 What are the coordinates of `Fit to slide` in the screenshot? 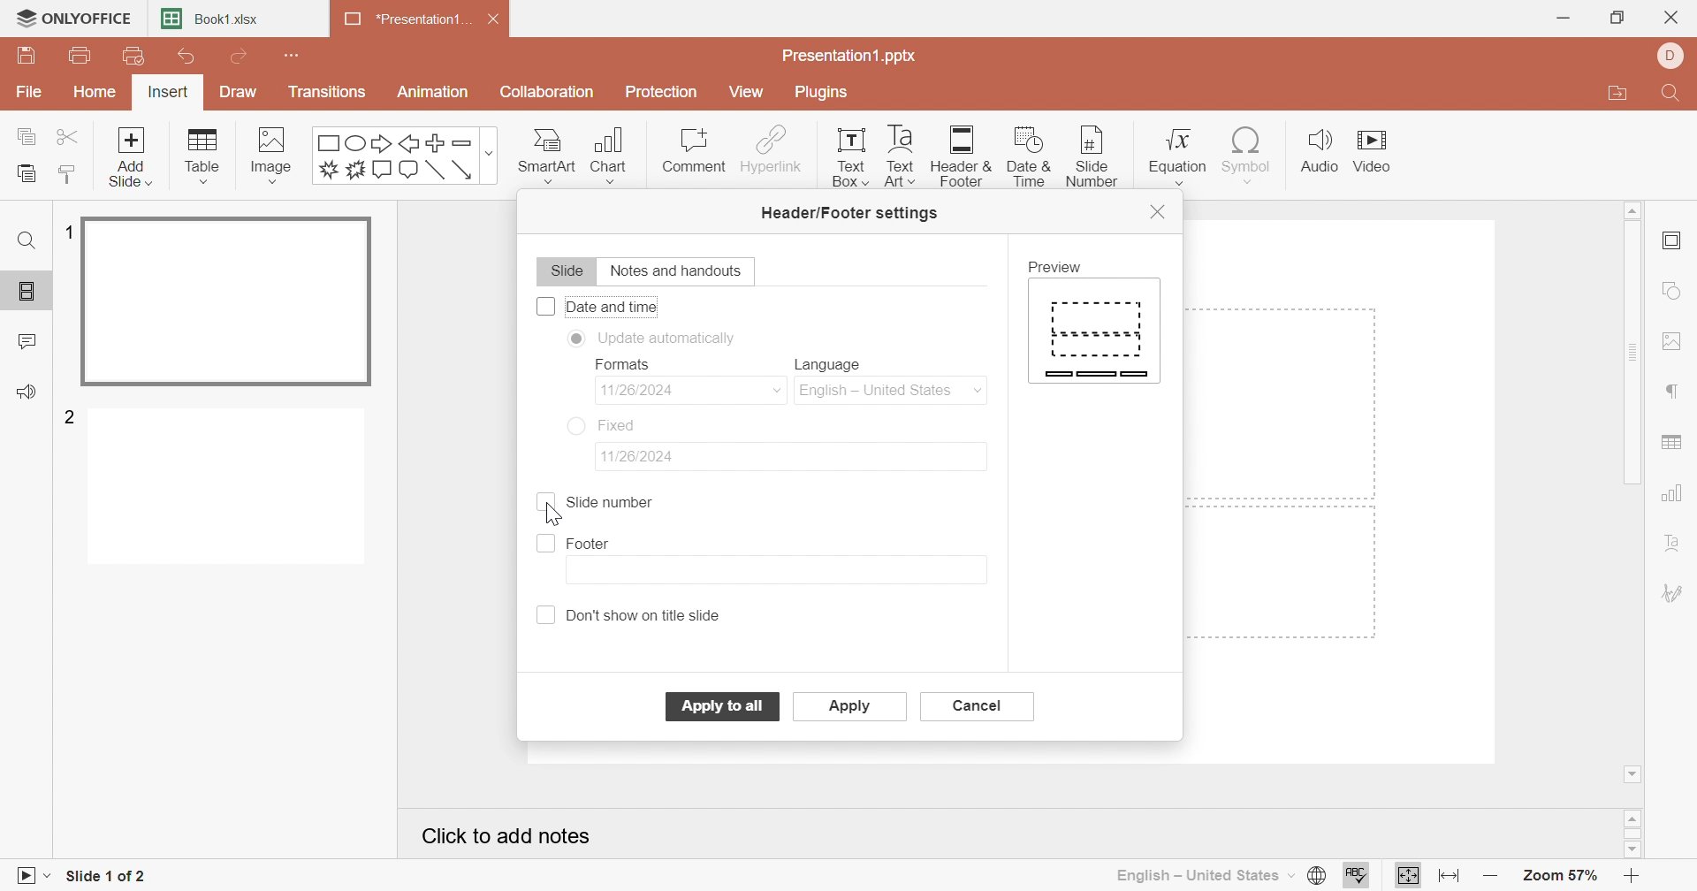 It's located at (1409, 875).